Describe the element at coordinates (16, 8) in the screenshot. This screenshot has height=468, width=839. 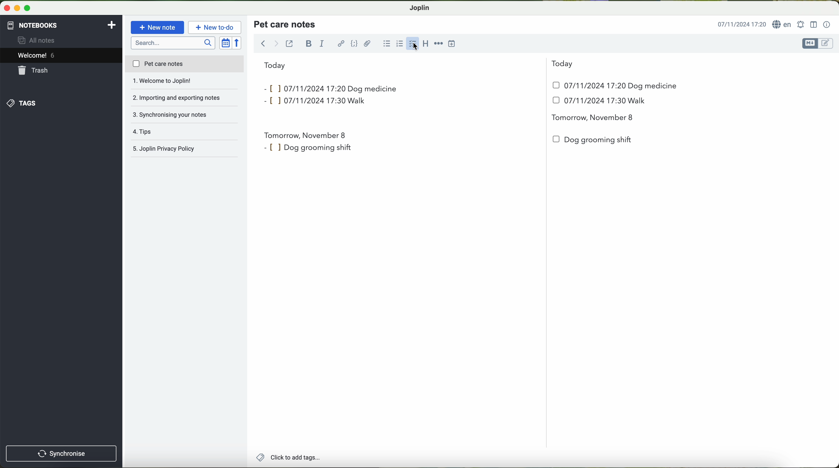
I see `screen buttons` at that location.